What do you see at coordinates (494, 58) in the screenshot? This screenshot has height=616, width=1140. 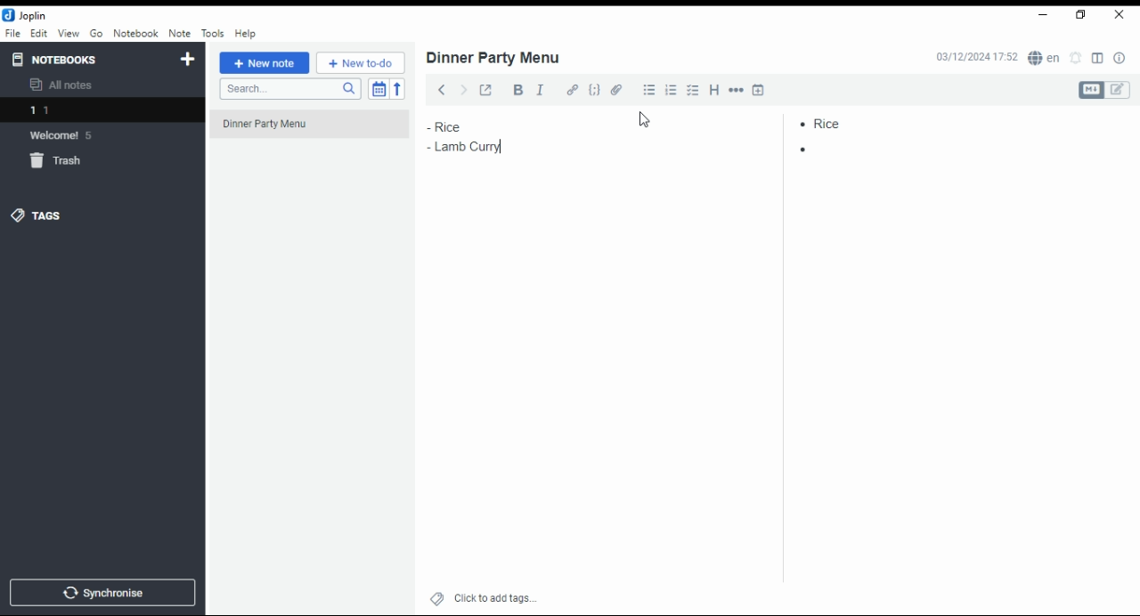 I see `dinner party menu` at bounding box center [494, 58].